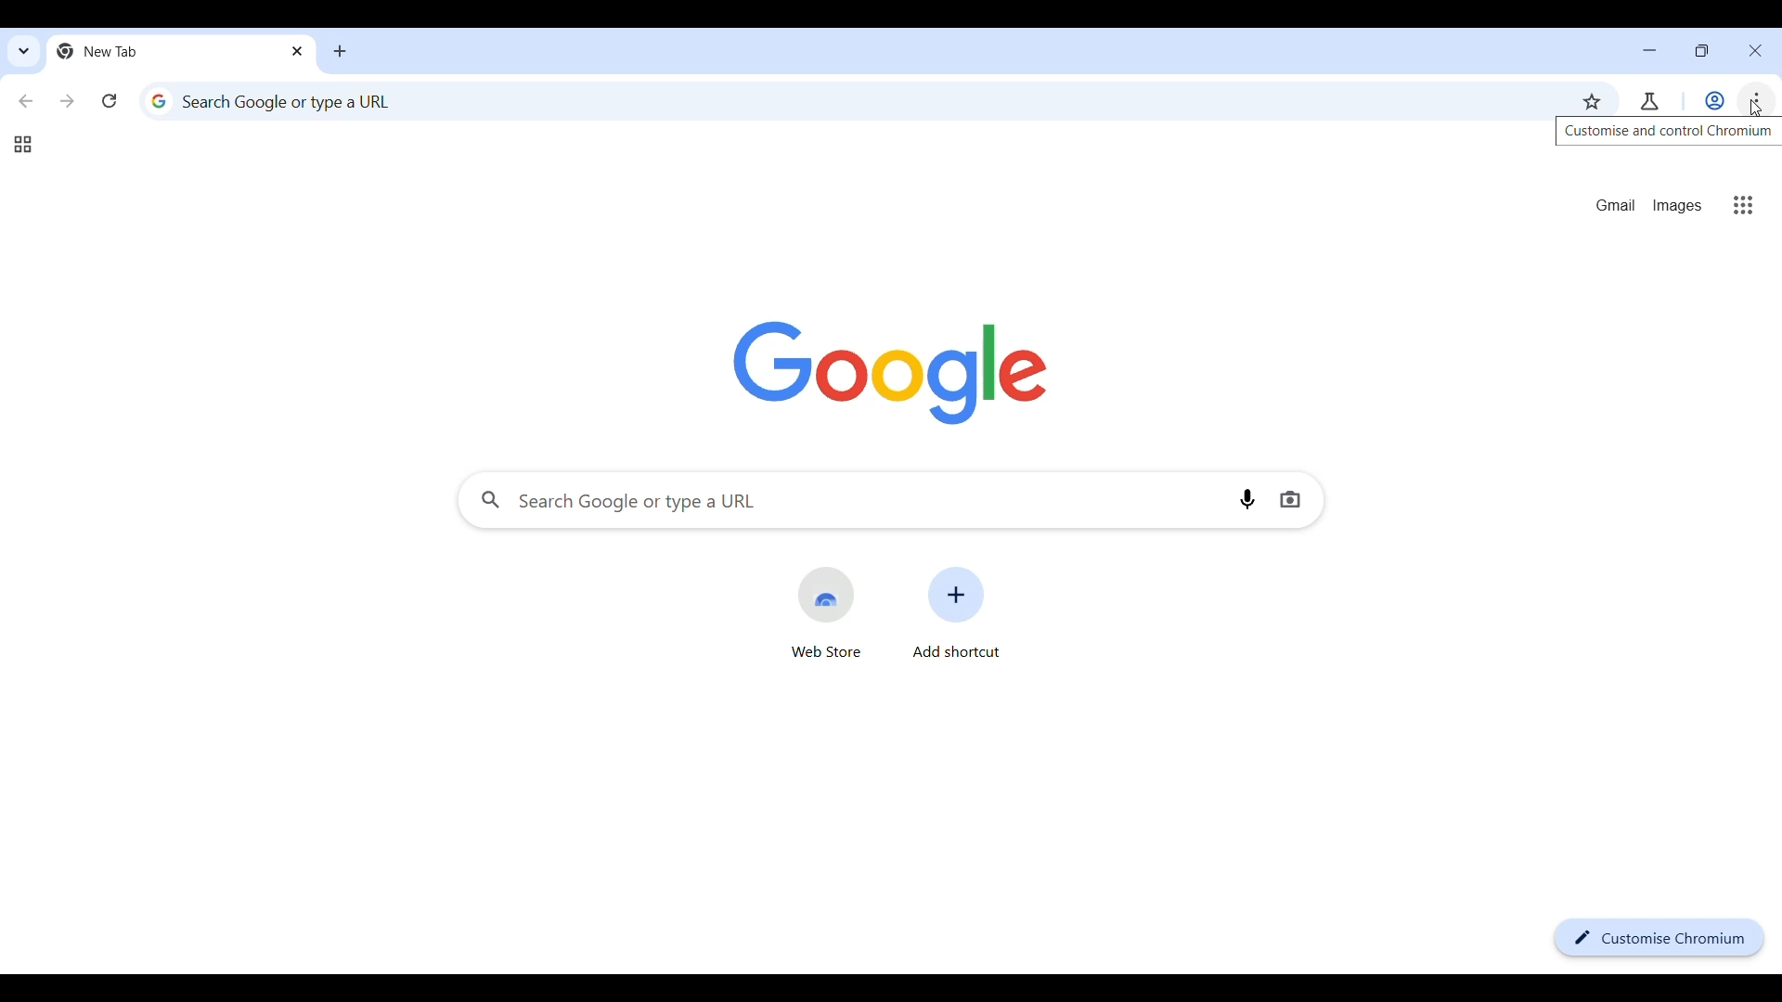 The height and width of the screenshot is (1002, 1782). Describe the element at coordinates (1593, 102) in the screenshot. I see `Bookmark this tab` at that location.